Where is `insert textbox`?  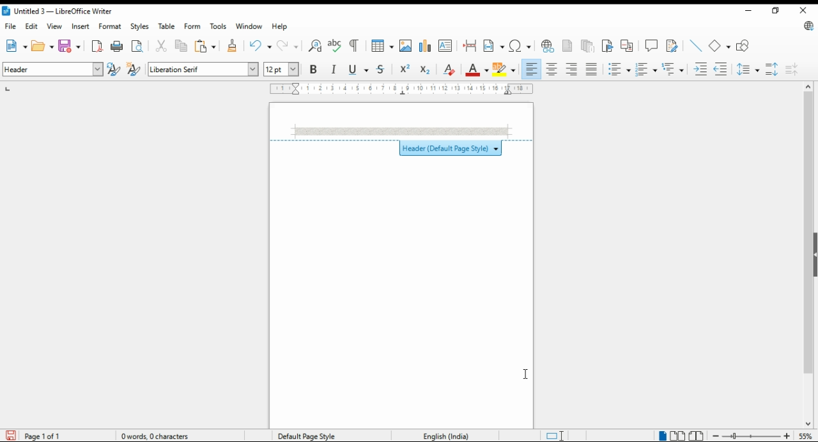 insert textbox is located at coordinates (445, 45).